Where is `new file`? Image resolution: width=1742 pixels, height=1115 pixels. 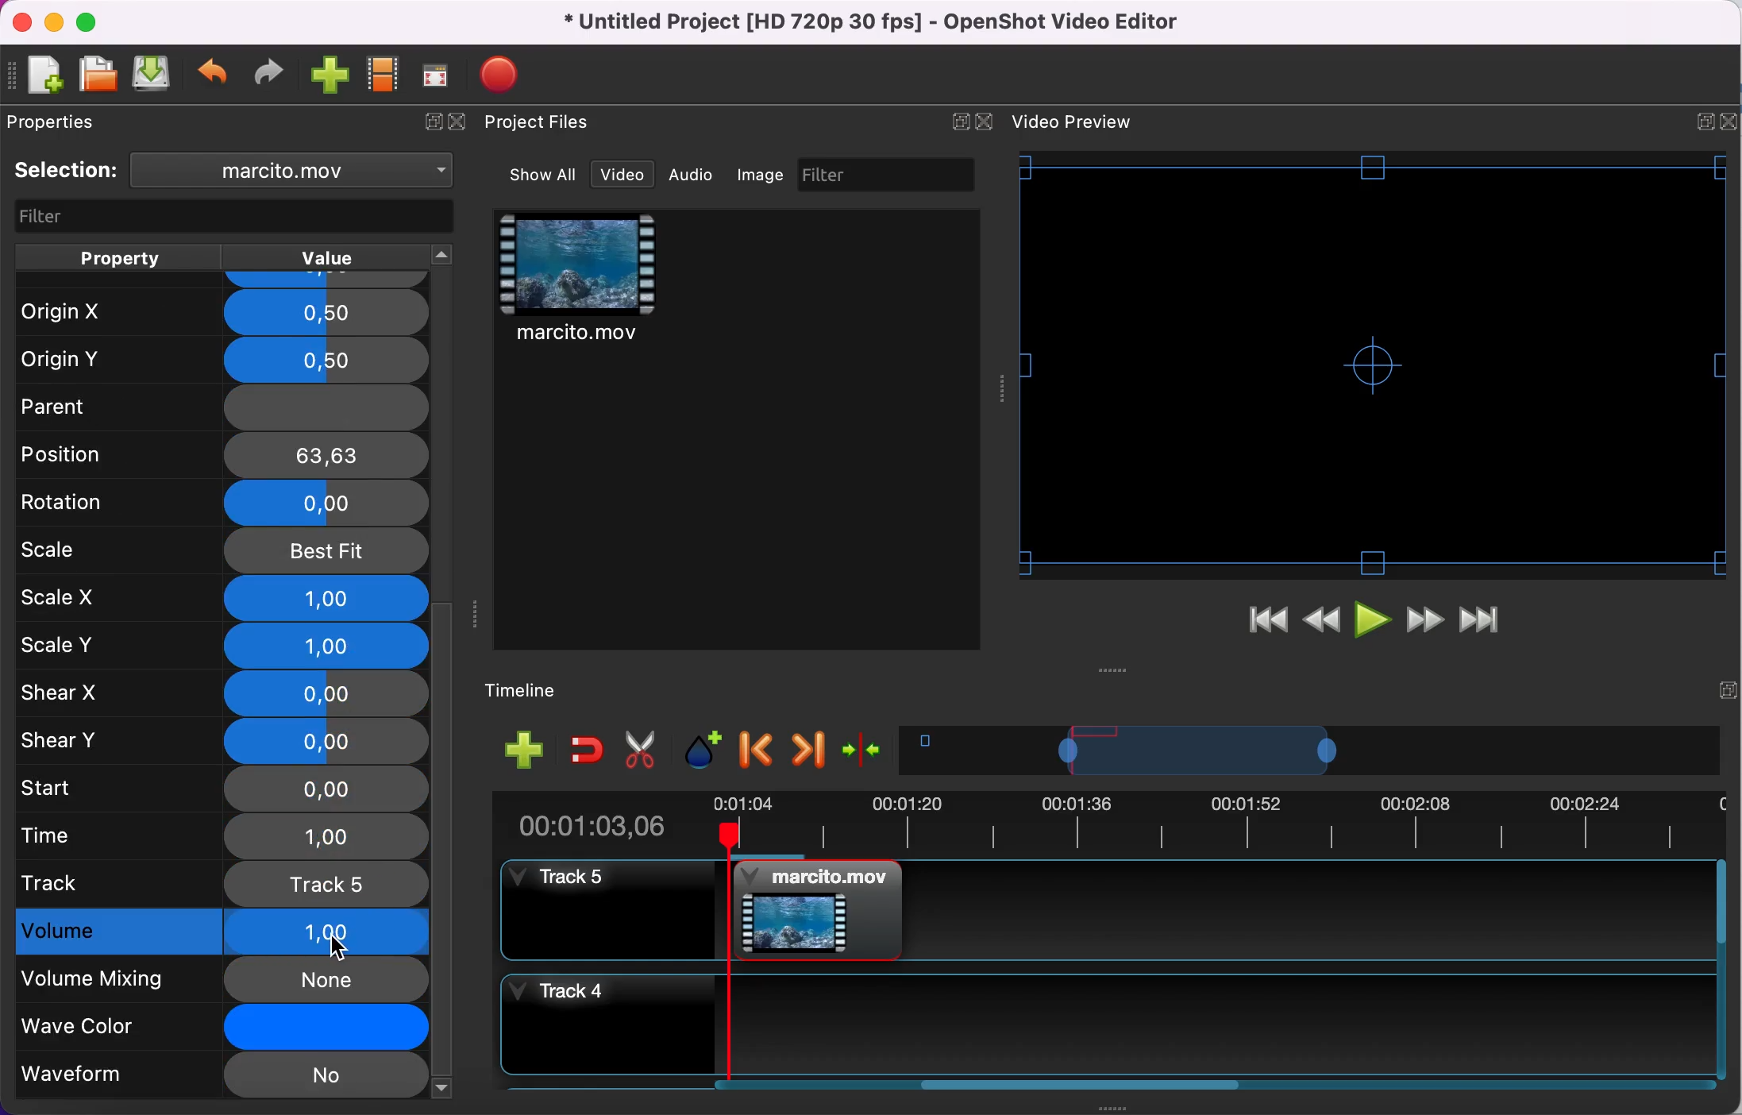 new file is located at coordinates (38, 77).